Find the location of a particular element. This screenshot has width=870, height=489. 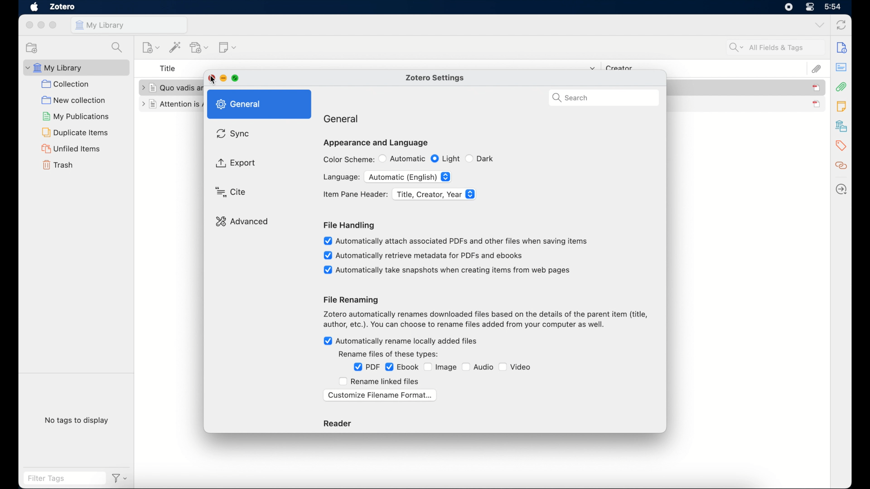

maximize is located at coordinates (54, 25).